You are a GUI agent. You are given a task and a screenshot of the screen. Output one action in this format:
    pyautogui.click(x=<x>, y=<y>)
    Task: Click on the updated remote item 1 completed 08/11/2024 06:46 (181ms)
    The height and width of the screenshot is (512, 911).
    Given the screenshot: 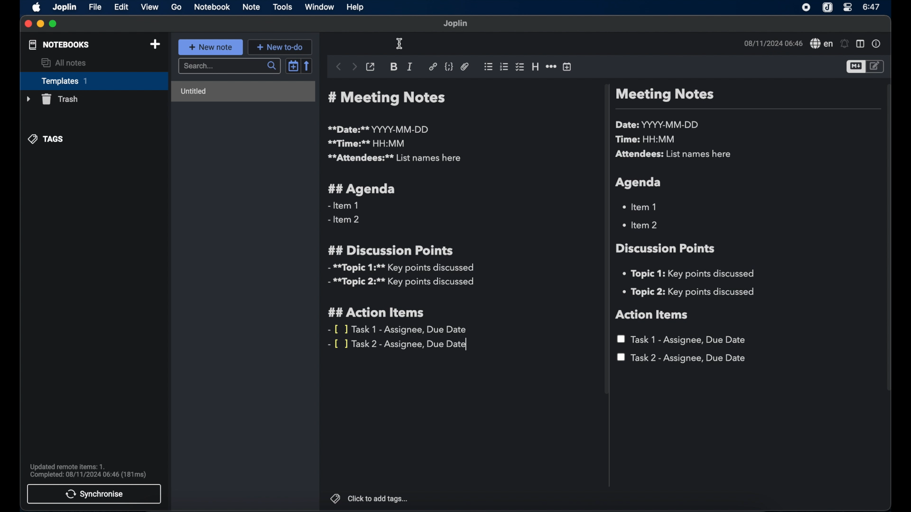 What is the action you would take?
    pyautogui.click(x=89, y=470)
    